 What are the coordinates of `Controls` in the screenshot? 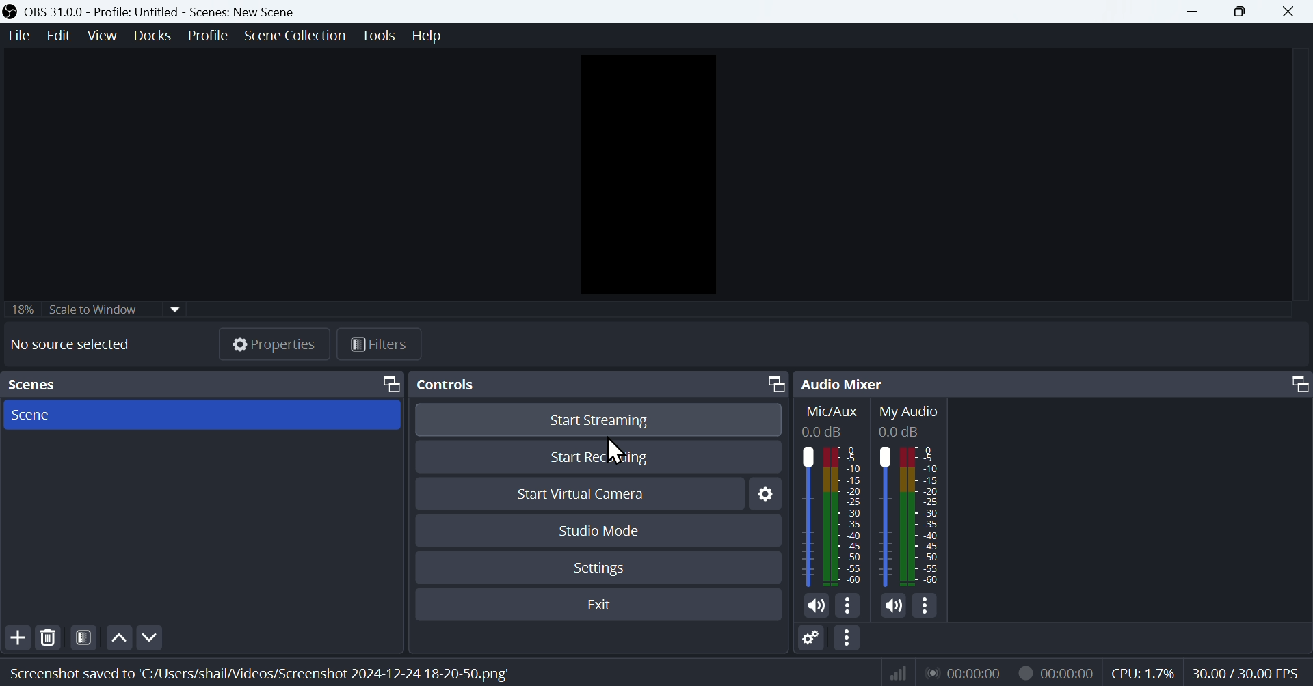 It's located at (464, 385).